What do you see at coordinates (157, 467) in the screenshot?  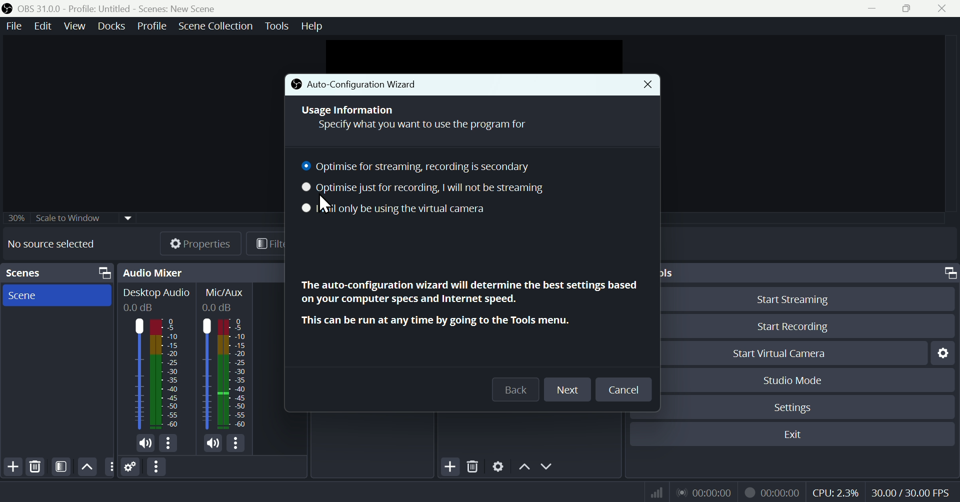 I see `Option` at bounding box center [157, 467].